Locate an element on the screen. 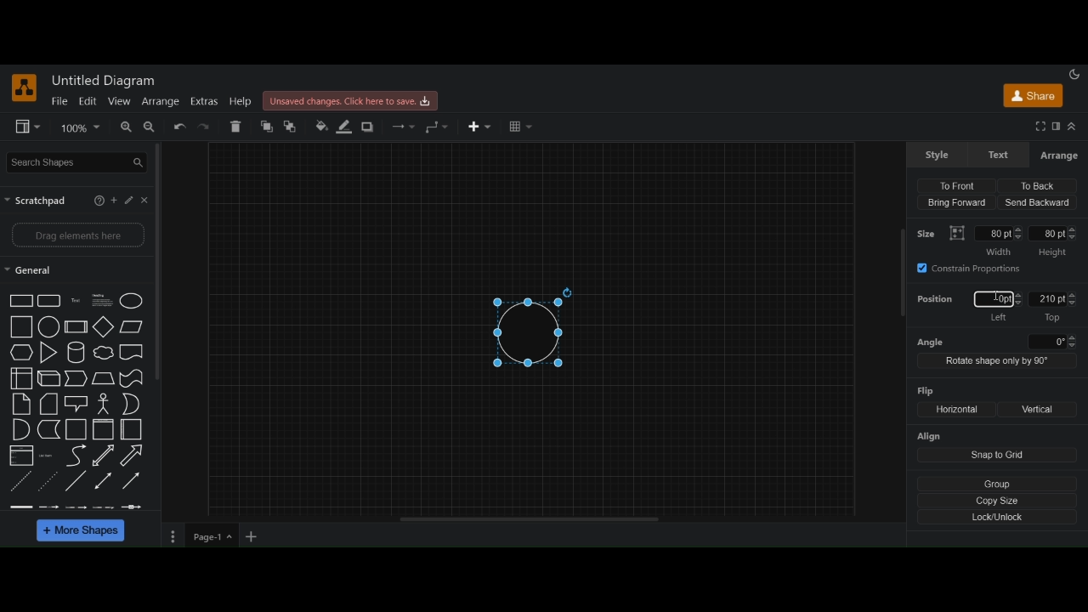 The image size is (1088, 612). rotate shape only bt 90 degree is located at coordinates (995, 361).